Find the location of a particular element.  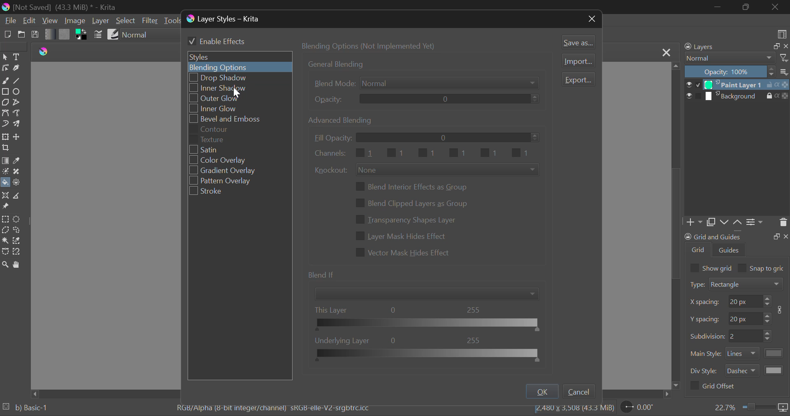

Multibrush Tool is located at coordinates (18, 124).